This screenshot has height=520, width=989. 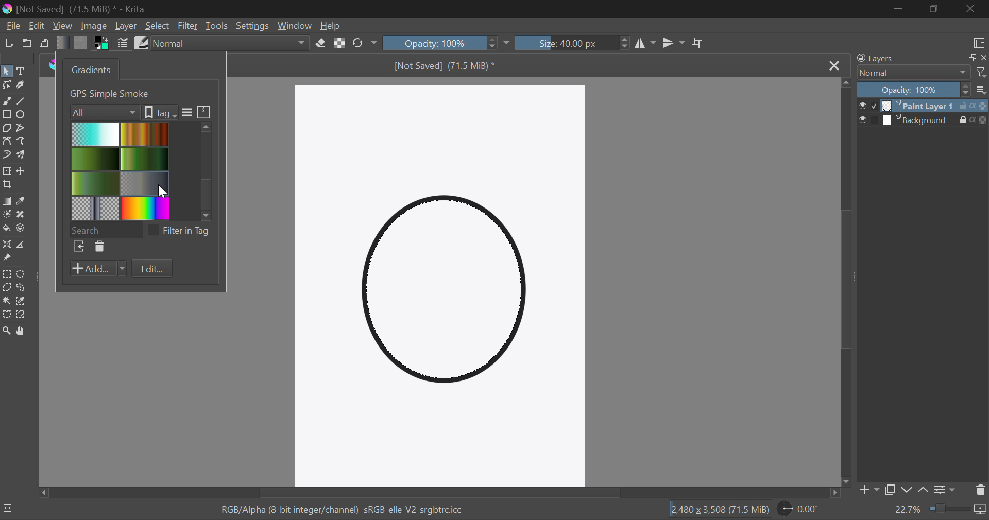 What do you see at coordinates (922, 490) in the screenshot?
I see `Move layer up` at bounding box center [922, 490].